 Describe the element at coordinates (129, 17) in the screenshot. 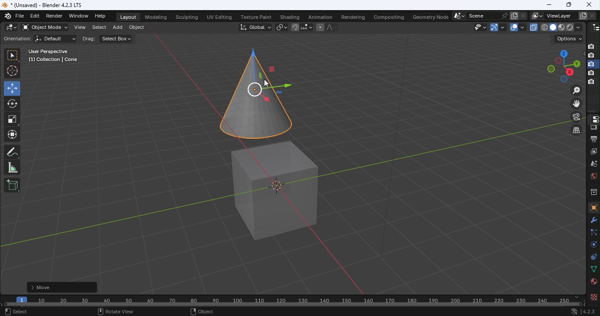

I see `Layout` at that location.